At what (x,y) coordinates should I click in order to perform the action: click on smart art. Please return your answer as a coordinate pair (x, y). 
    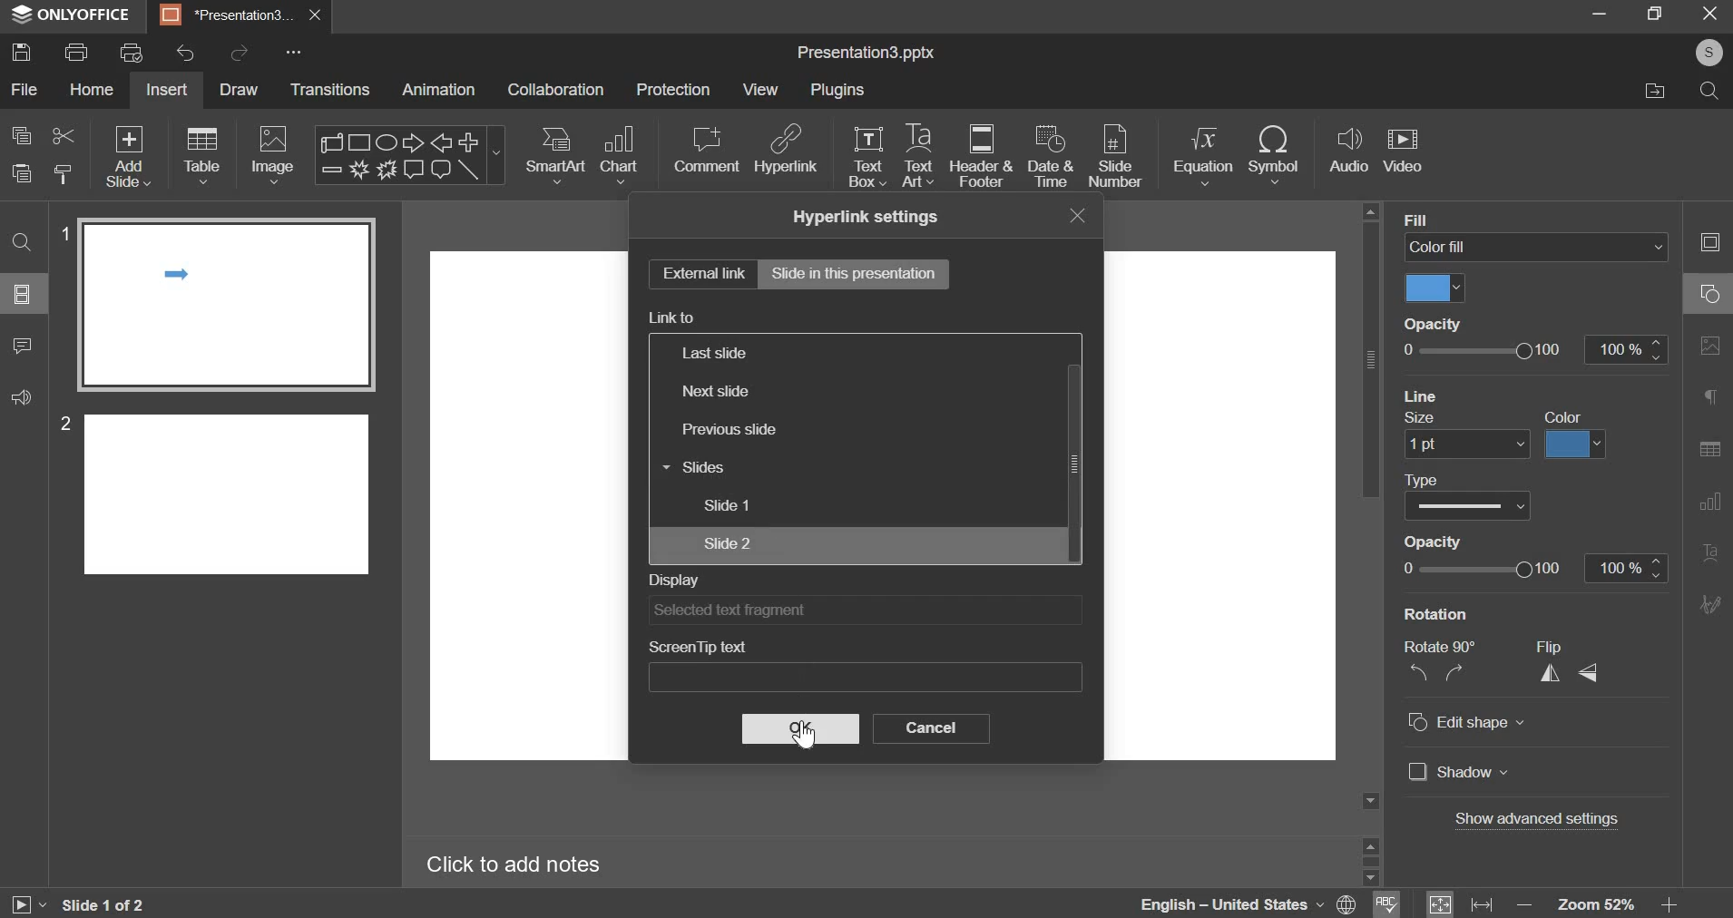
    Looking at the image, I should click on (557, 155).